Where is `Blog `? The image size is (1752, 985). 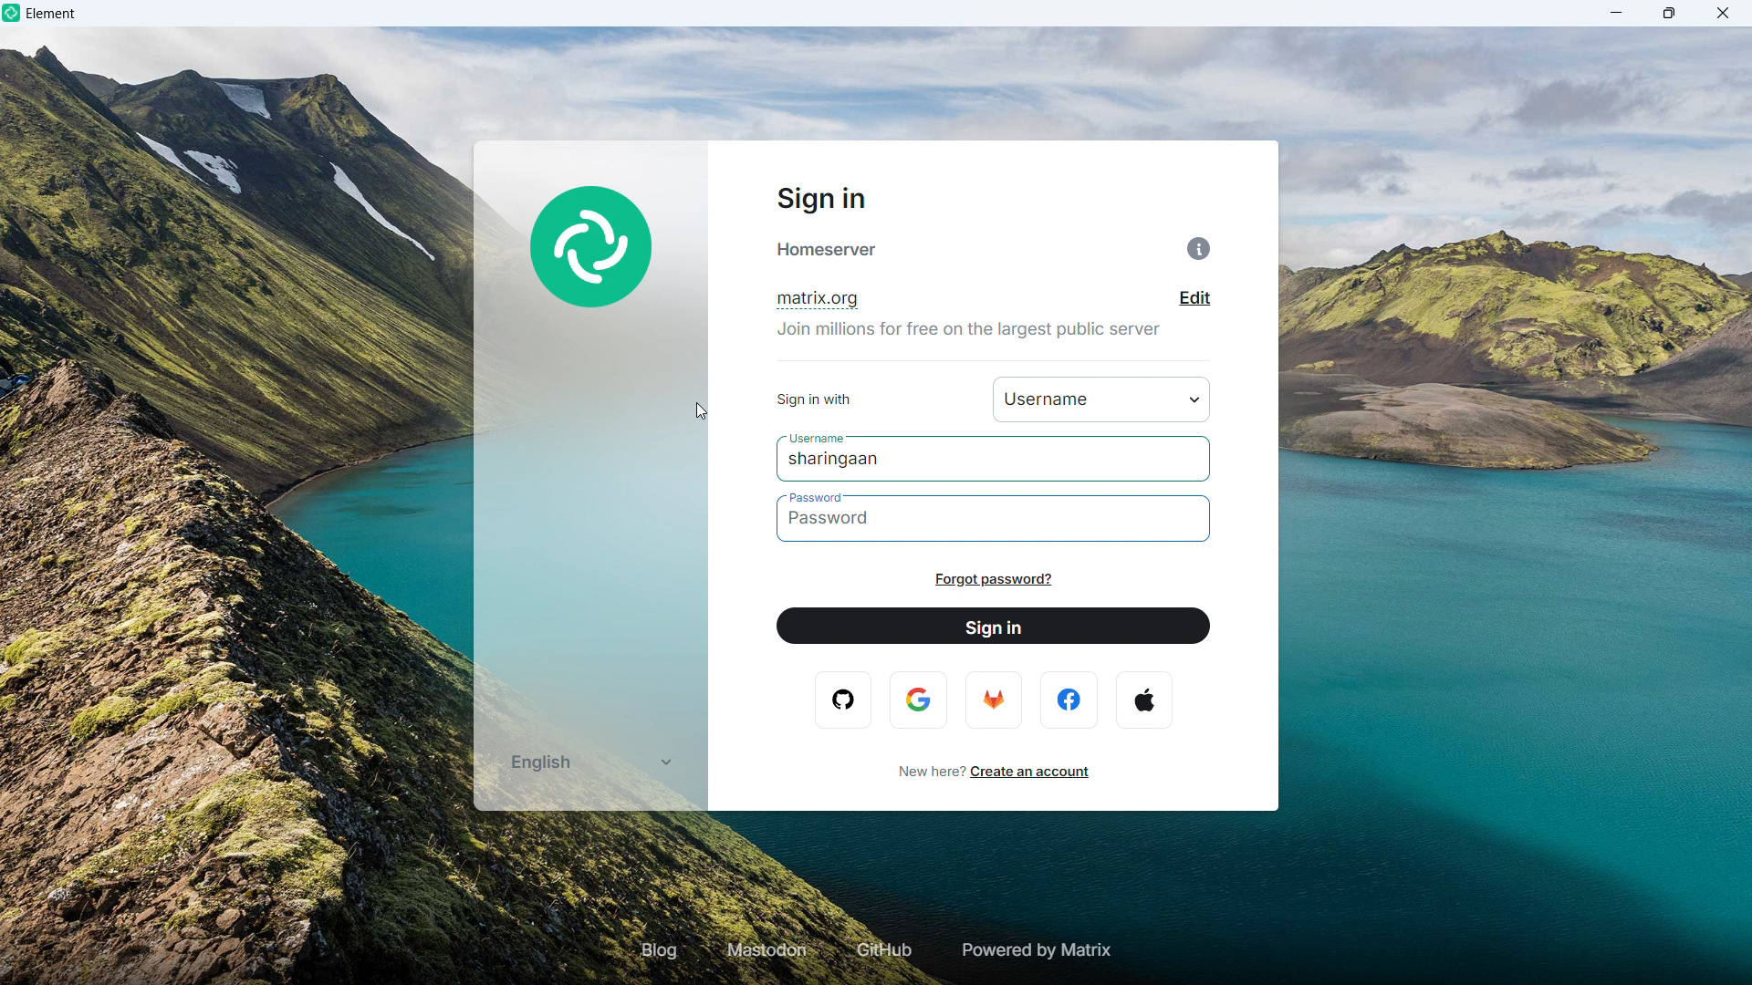 Blog  is located at coordinates (660, 949).